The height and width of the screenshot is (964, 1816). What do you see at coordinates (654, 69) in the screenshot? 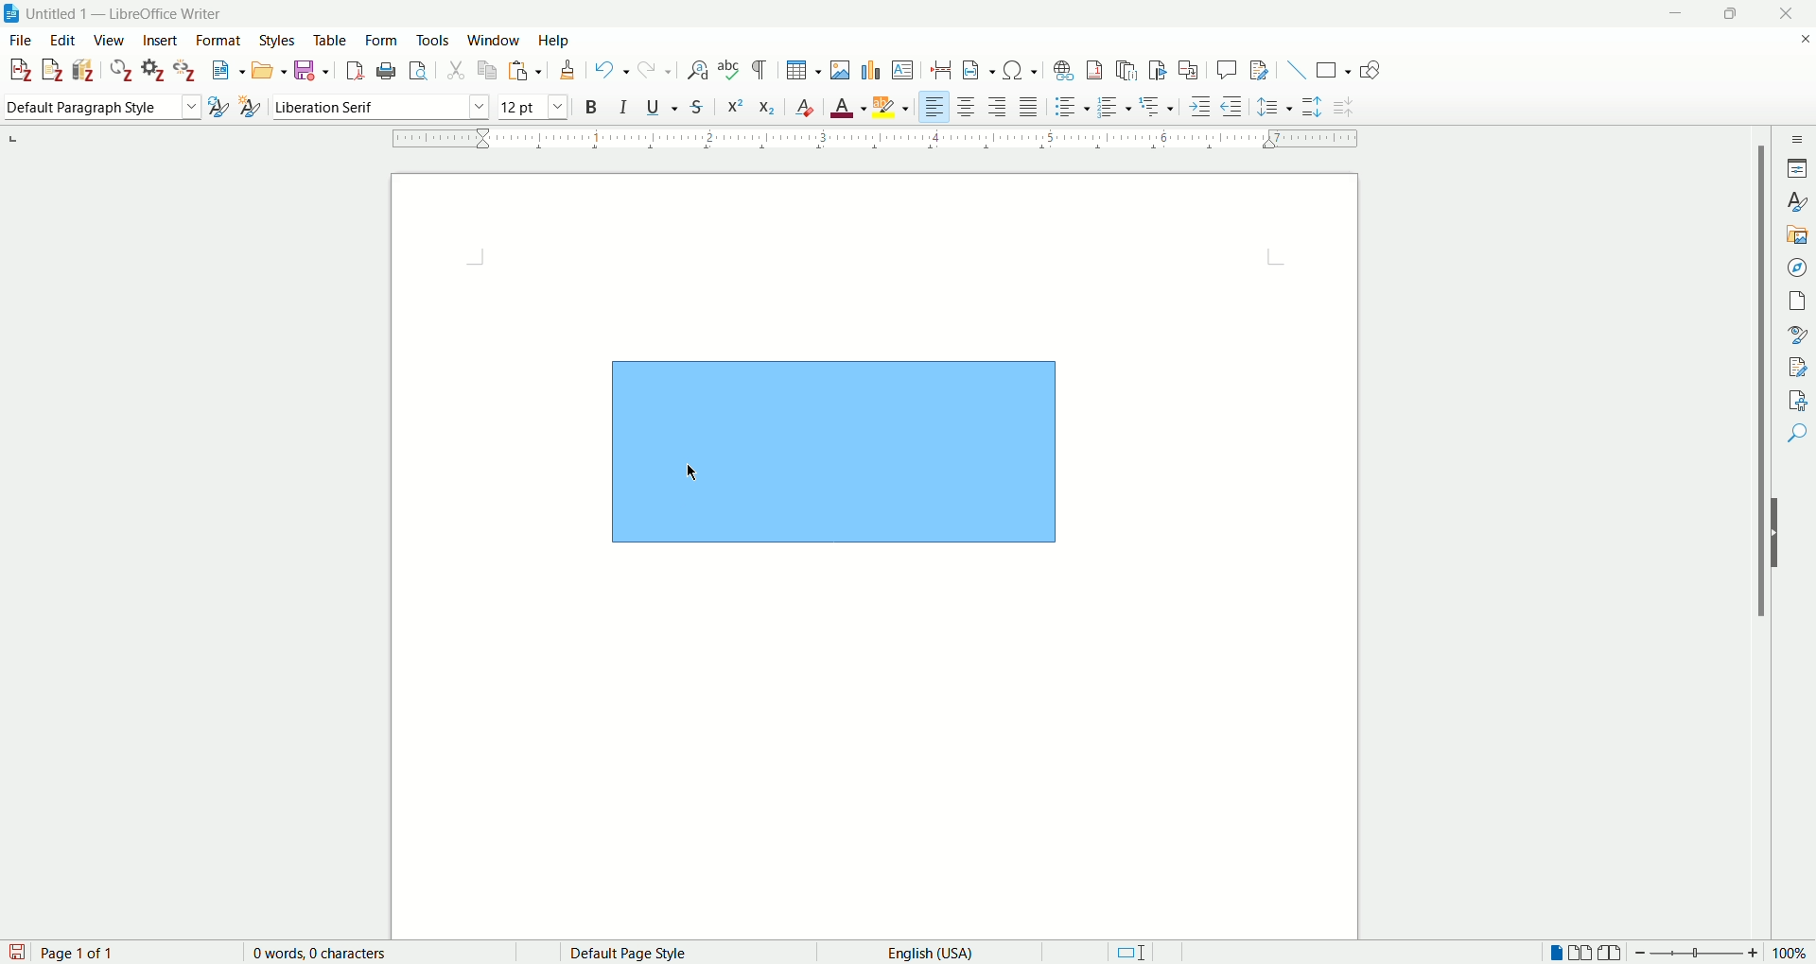
I see `redo` at bounding box center [654, 69].